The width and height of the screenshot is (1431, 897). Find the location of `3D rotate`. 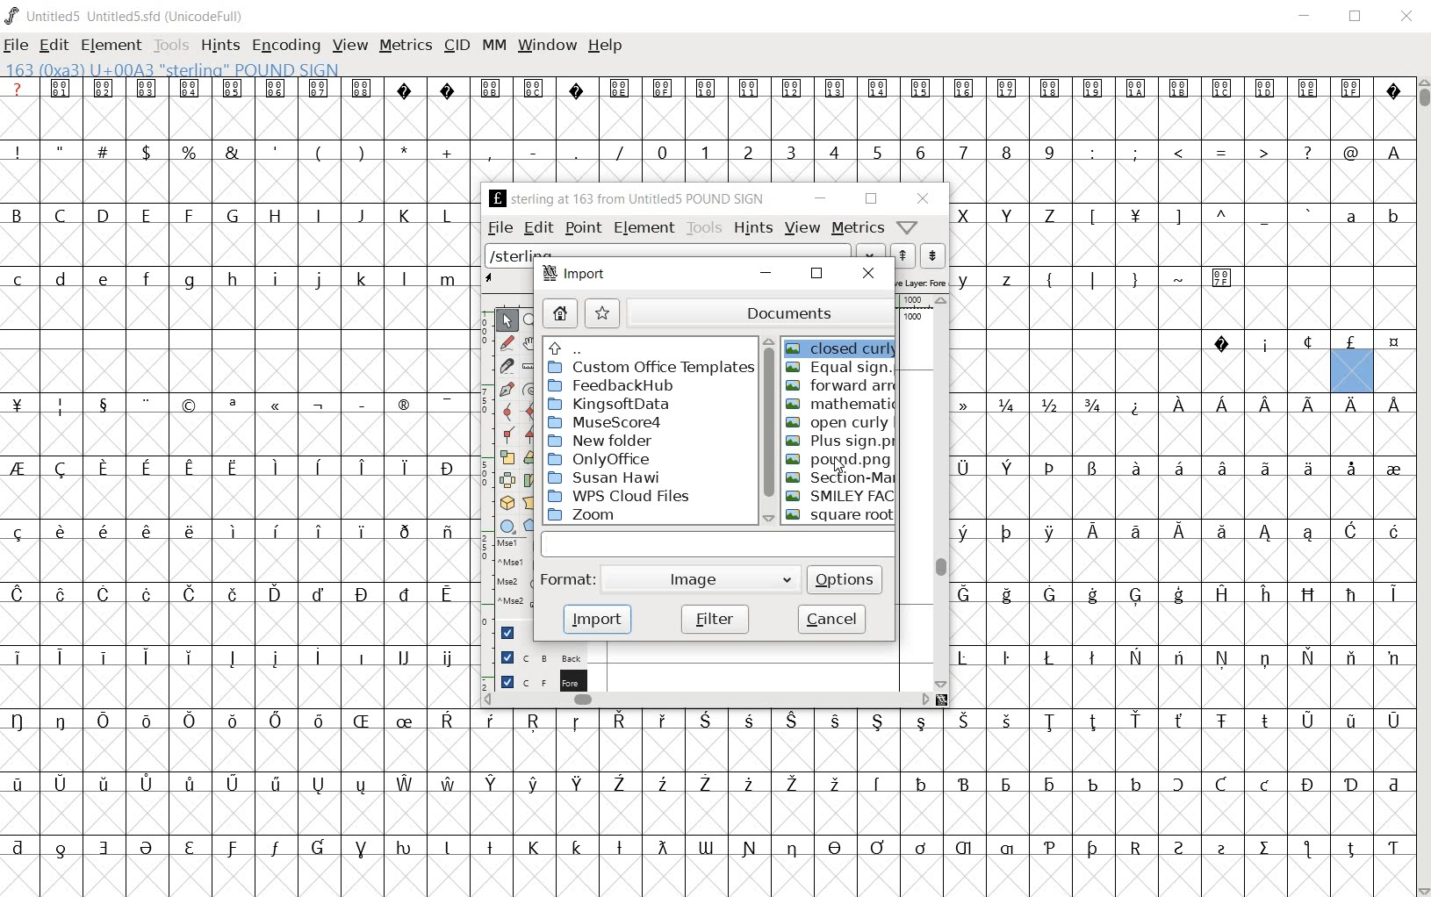

3D rotate is located at coordinates (509, 499).